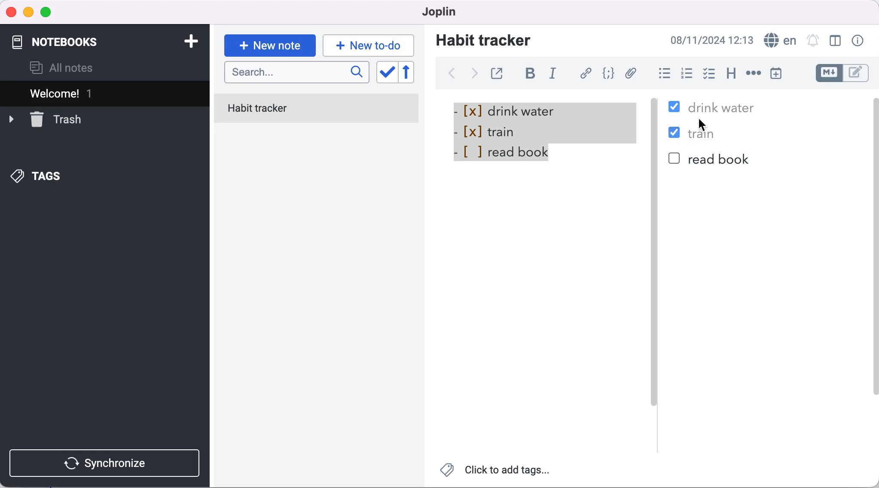 The width and height of the screenshot is (879, 488). I want to click on search, so click(297, 73).